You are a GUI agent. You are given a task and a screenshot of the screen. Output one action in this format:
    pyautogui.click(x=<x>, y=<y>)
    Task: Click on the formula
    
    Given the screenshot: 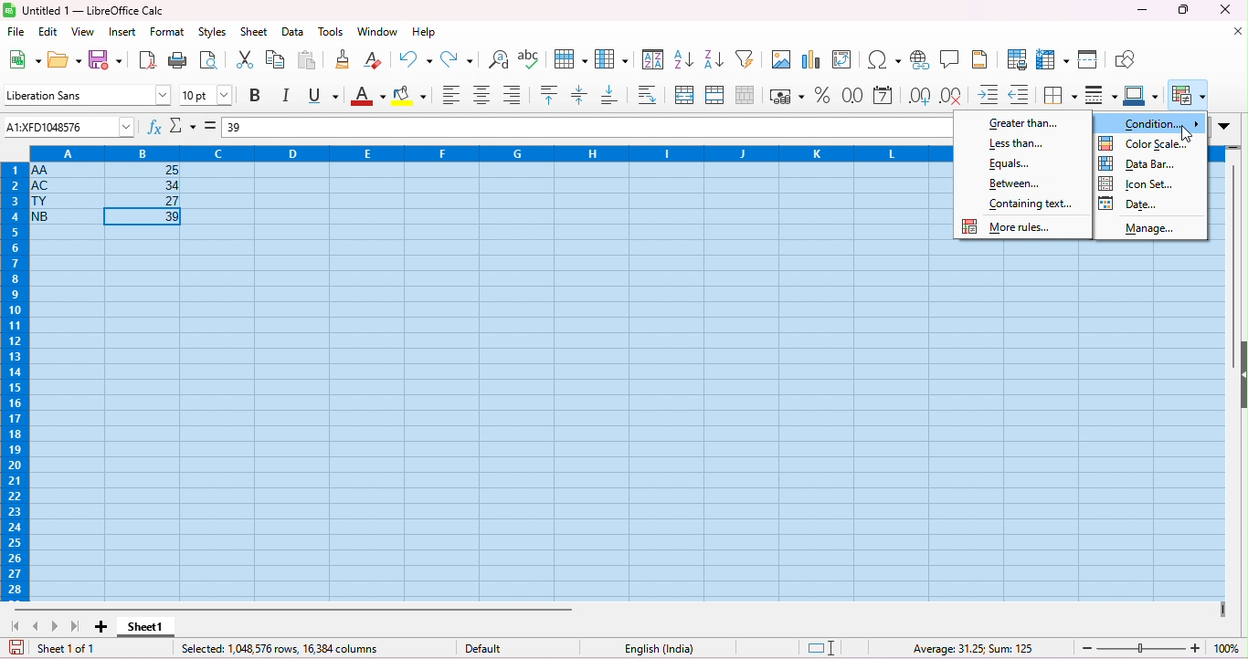 What is the action you would take?
    pyautogui.click(x=974, y=650)
    